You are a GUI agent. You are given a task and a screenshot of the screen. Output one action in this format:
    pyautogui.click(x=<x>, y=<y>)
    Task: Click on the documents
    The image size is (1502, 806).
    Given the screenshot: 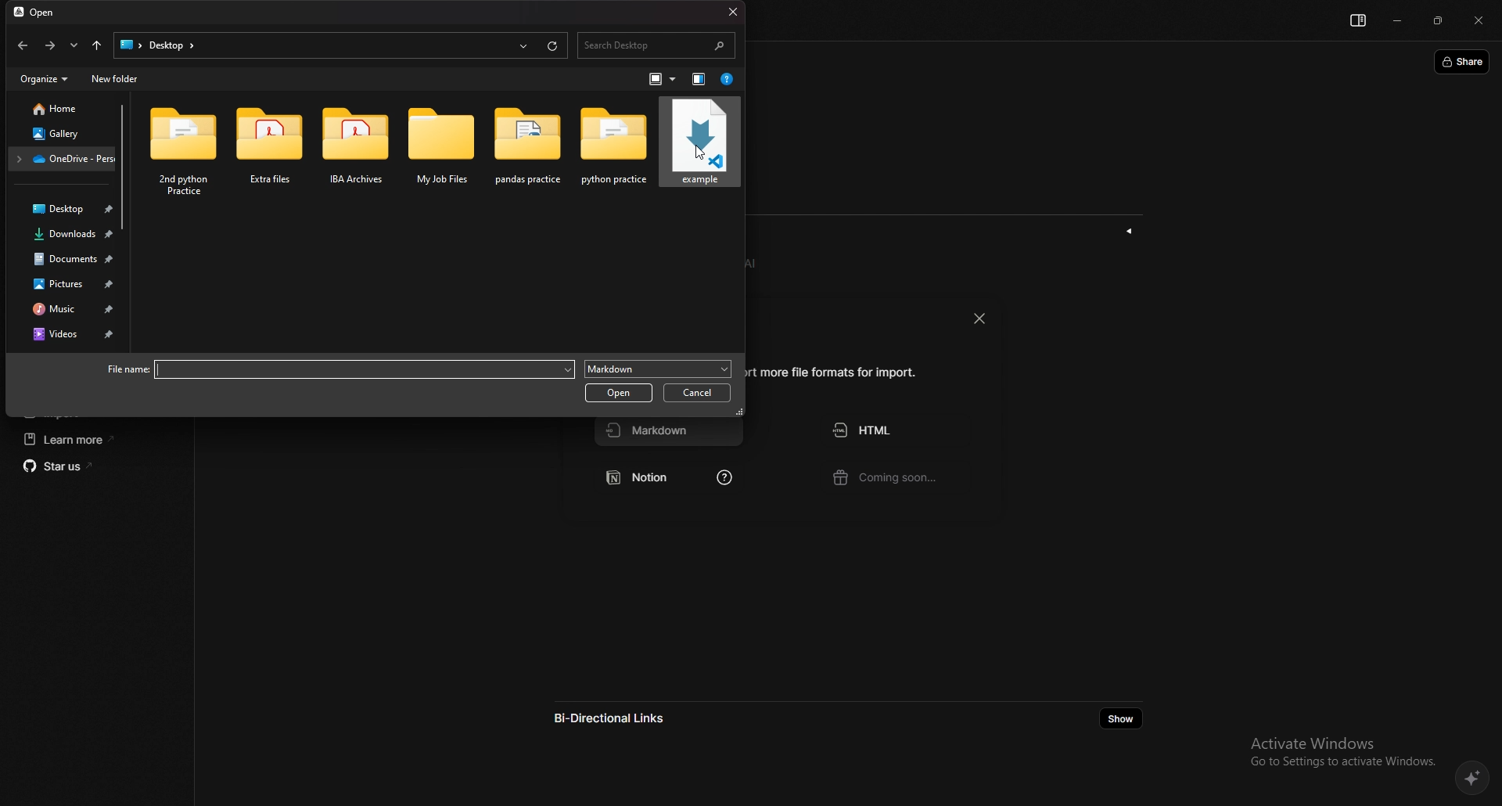 What is the action you would take?
    pyautogui.click(x=65, y=260)
    